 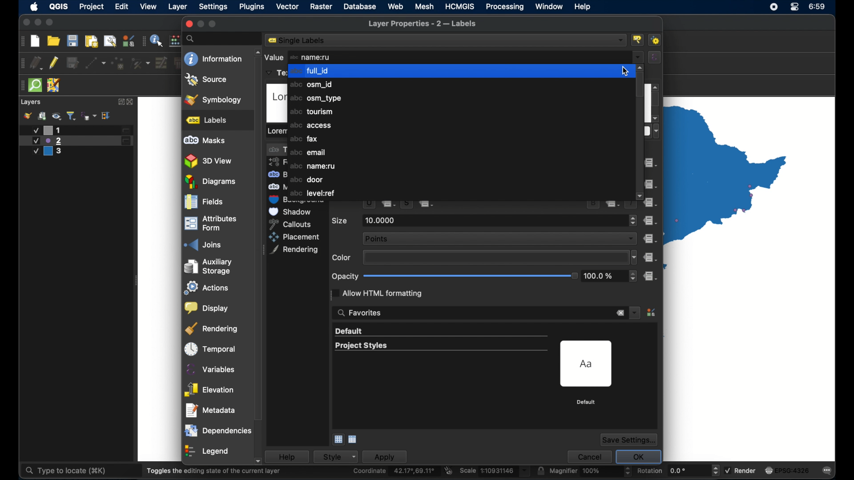 What do you see at coordinates (321, 7) in the screenshot?
I see `raster` at bounding box center [321, 7].